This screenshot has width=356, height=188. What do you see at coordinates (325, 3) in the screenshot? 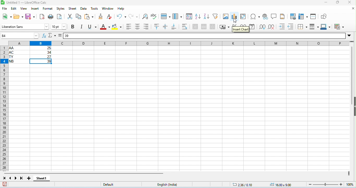
I see `minimize` at bounding box center [325, 3].